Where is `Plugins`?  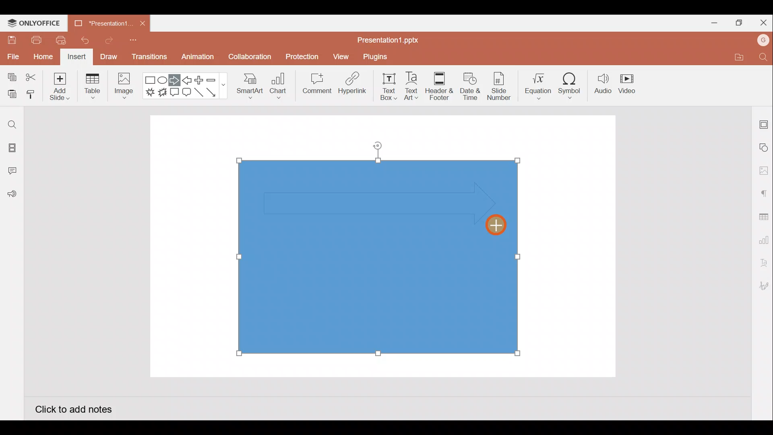 Plugins is located at coordinates (381, 56).